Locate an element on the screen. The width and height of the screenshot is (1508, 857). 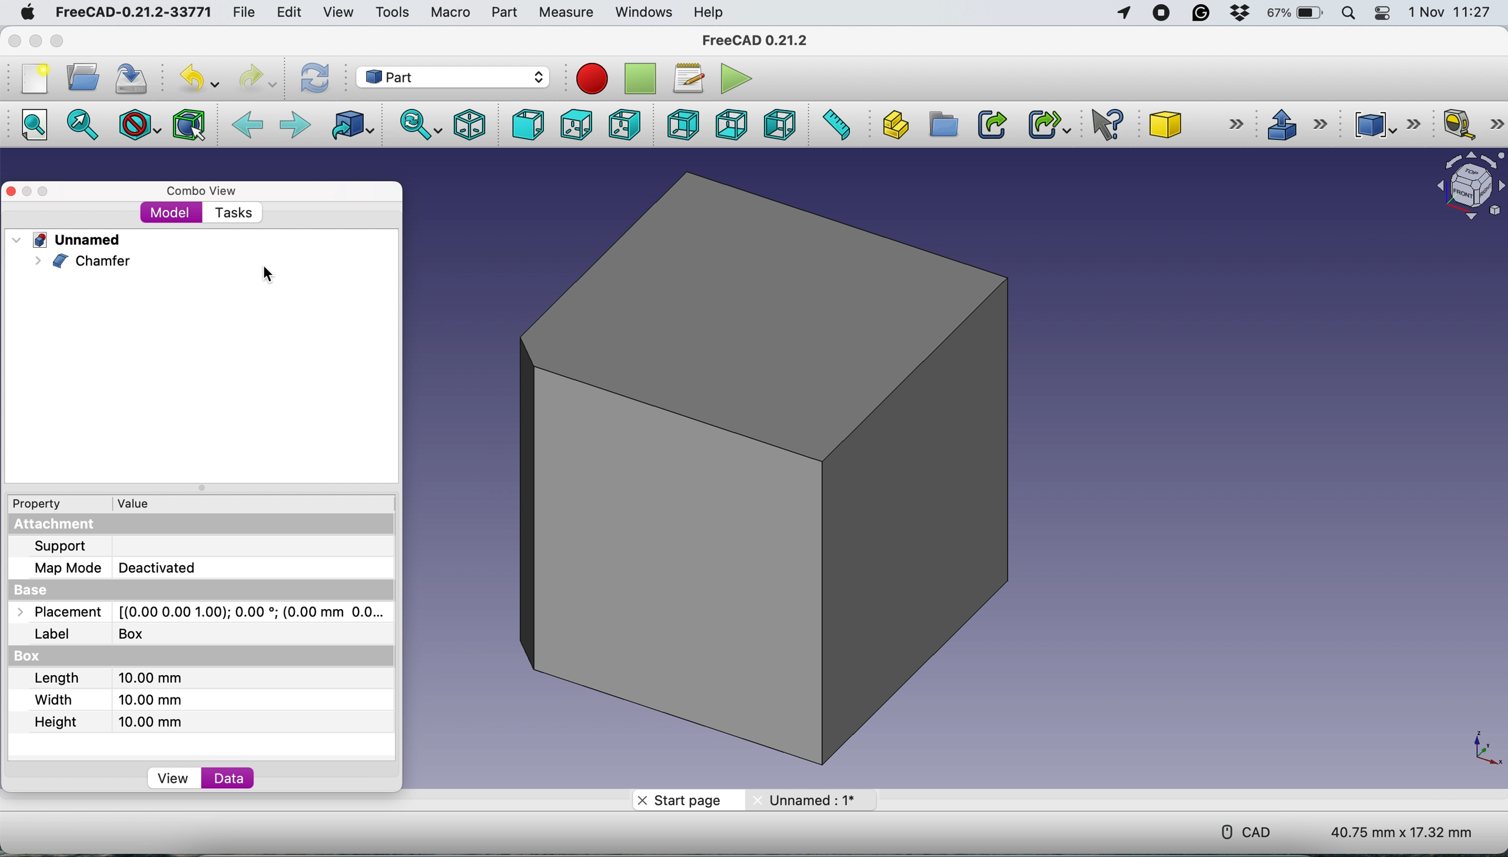
measure is located at coordinates (570, 12).